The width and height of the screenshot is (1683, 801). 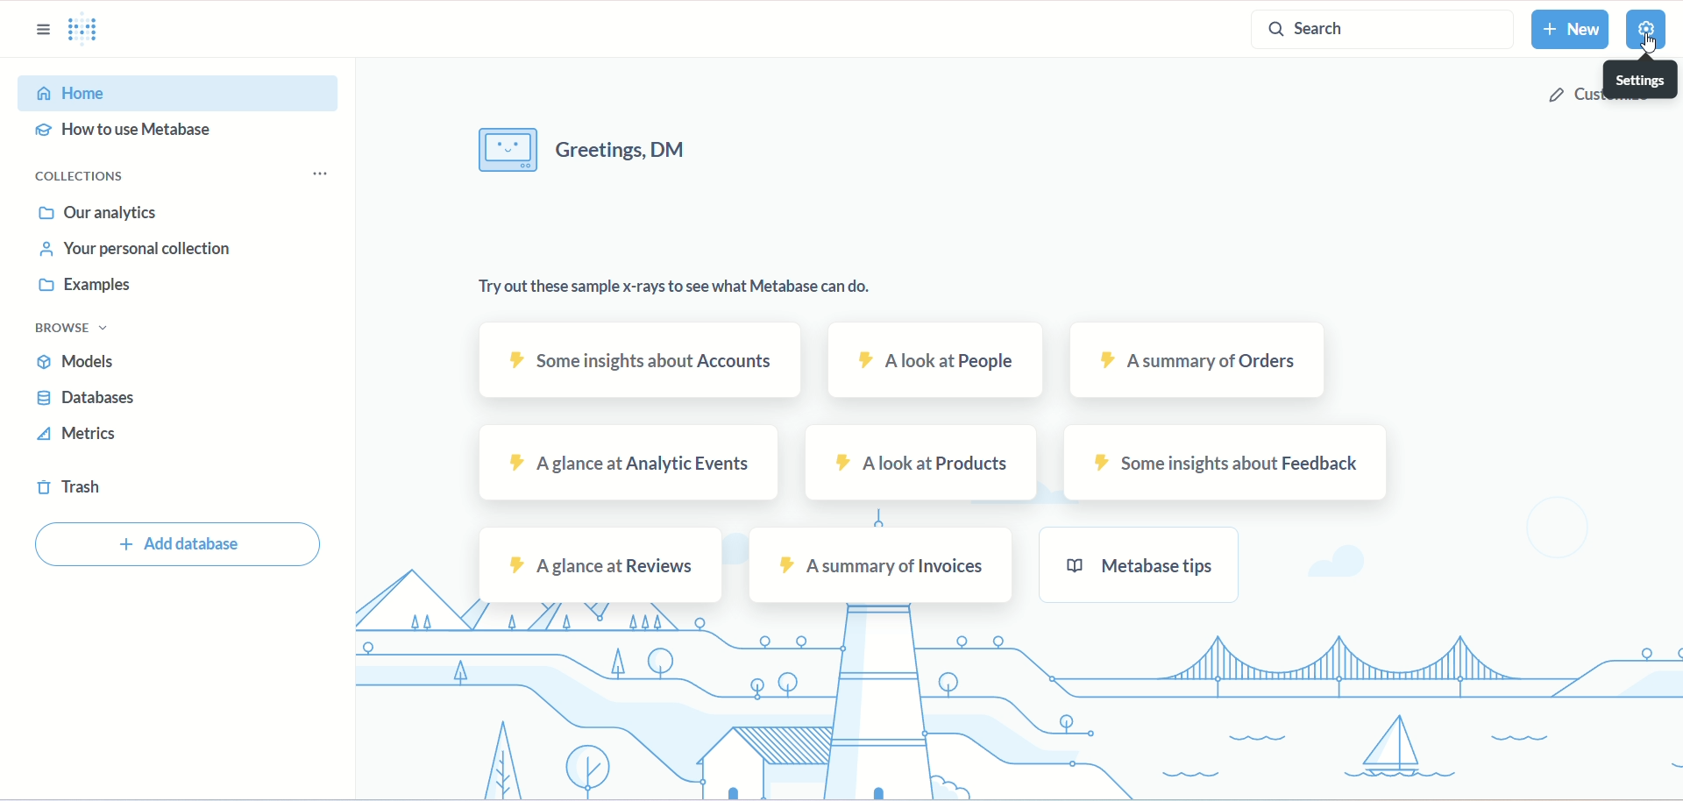 I want to click on people, so click(x=938, y=360).